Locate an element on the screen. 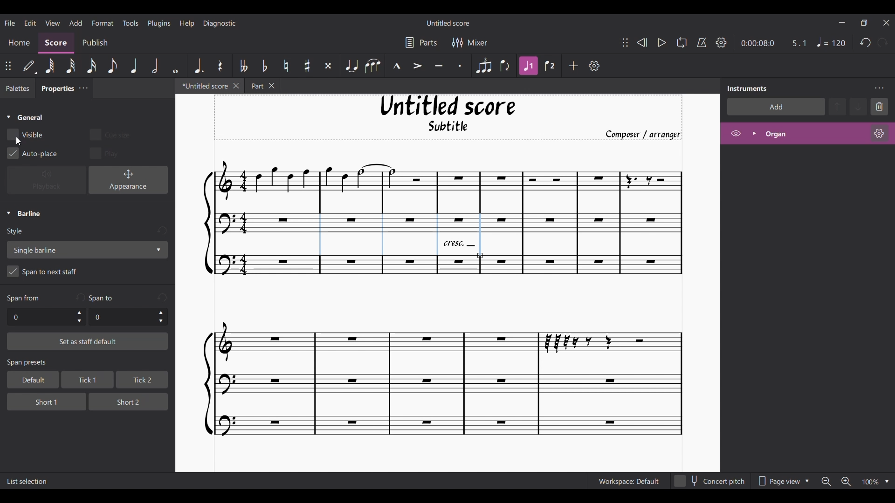  Rest is located at coordinates (220, 66).